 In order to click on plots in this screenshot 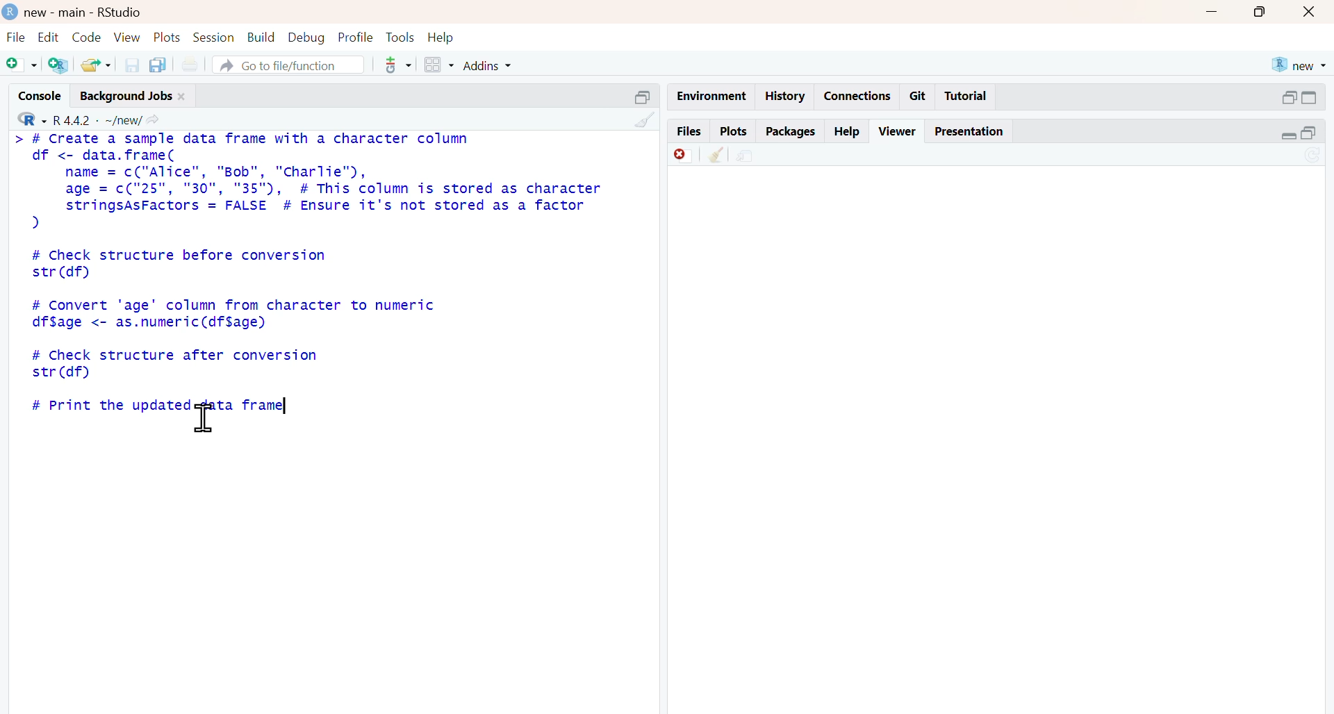, I will do `click(167, 38)`.